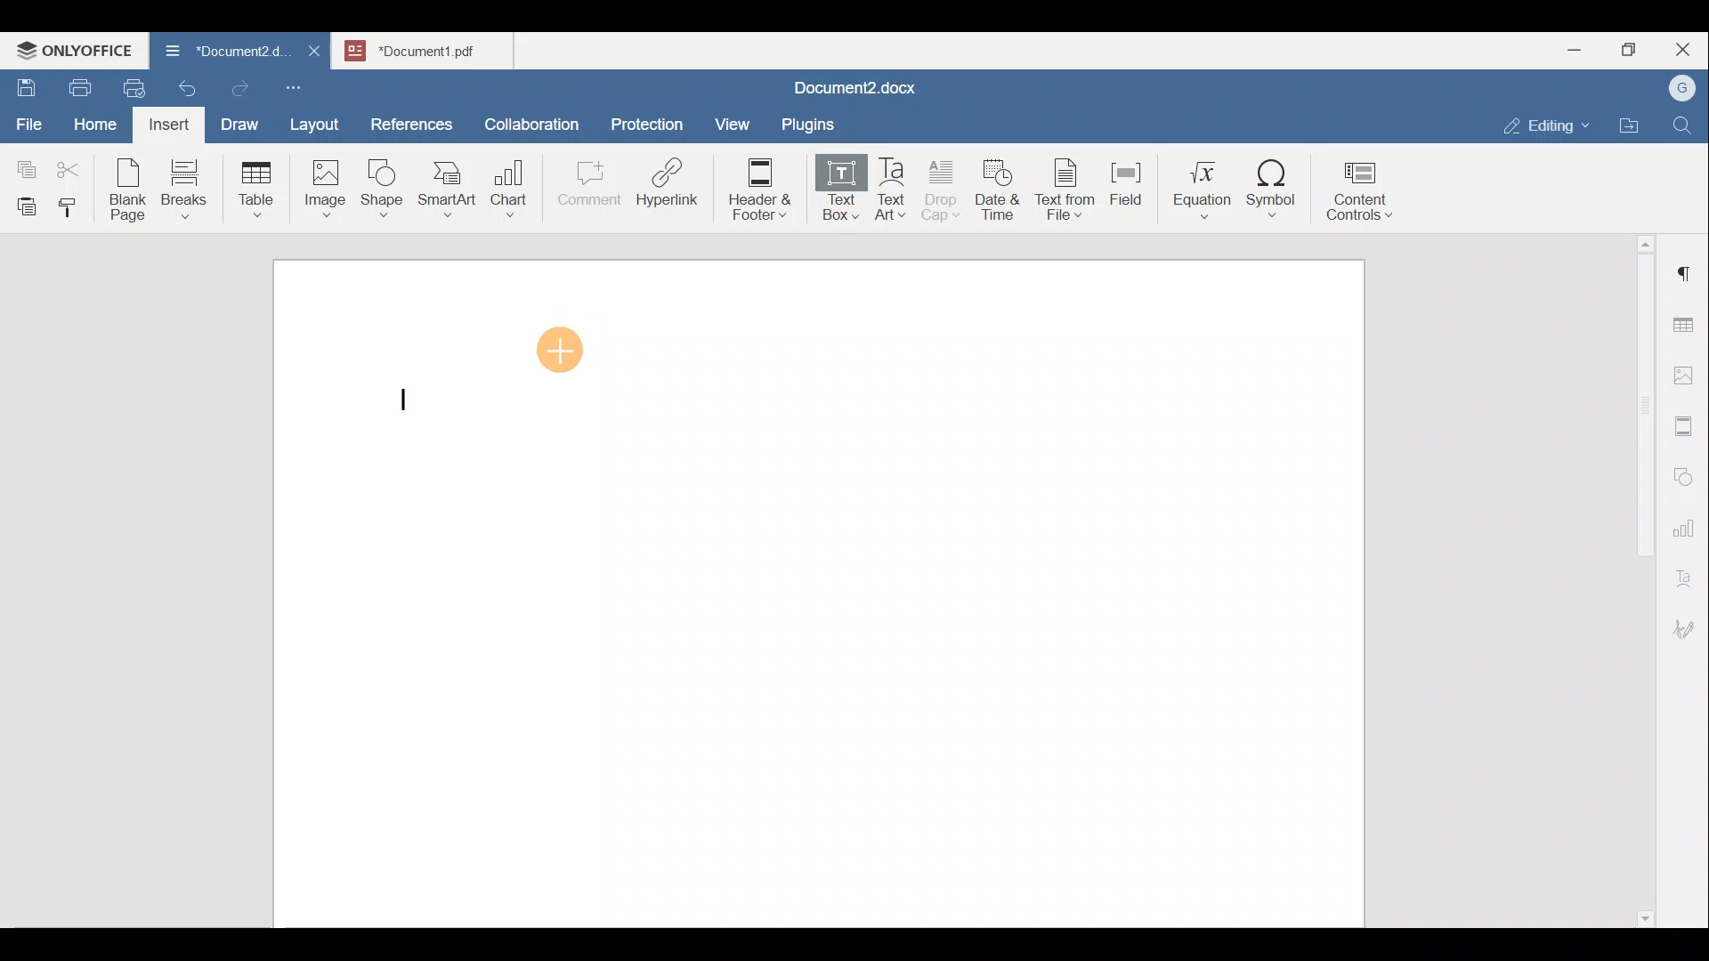 The image size is (1709, 961). I want to click on Close, so click(1686, 51).